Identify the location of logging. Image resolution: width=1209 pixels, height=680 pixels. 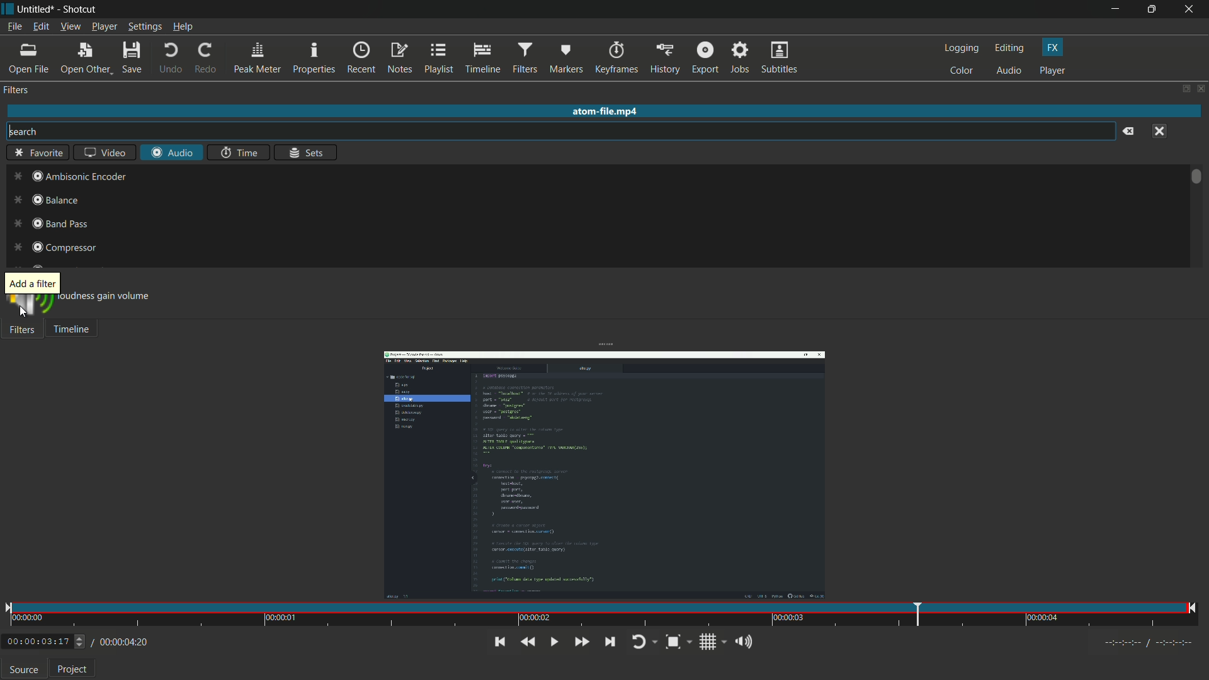
(961, 48).